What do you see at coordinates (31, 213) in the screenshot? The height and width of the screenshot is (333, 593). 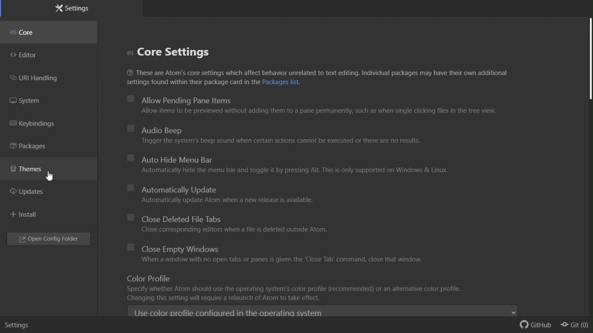 I see `Install` at bounding box center [31, 213].